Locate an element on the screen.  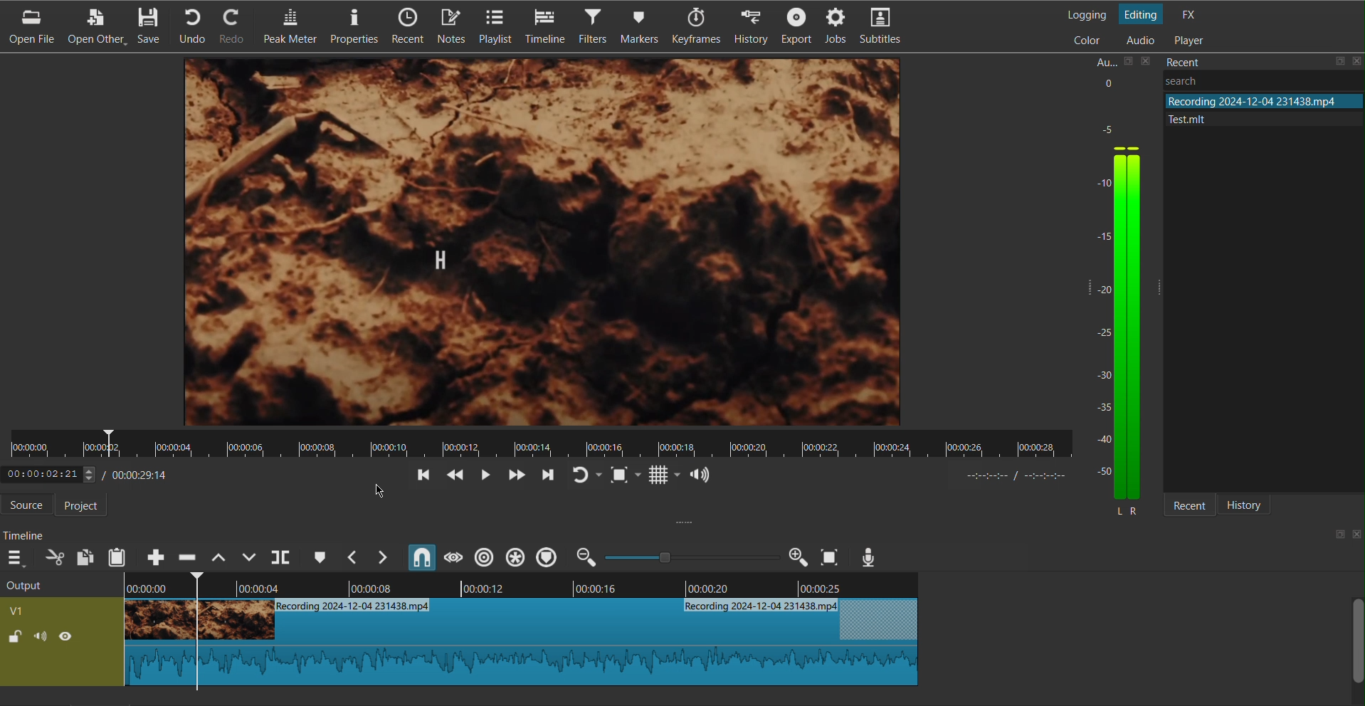
Filters is located at coordinates (592, 27).